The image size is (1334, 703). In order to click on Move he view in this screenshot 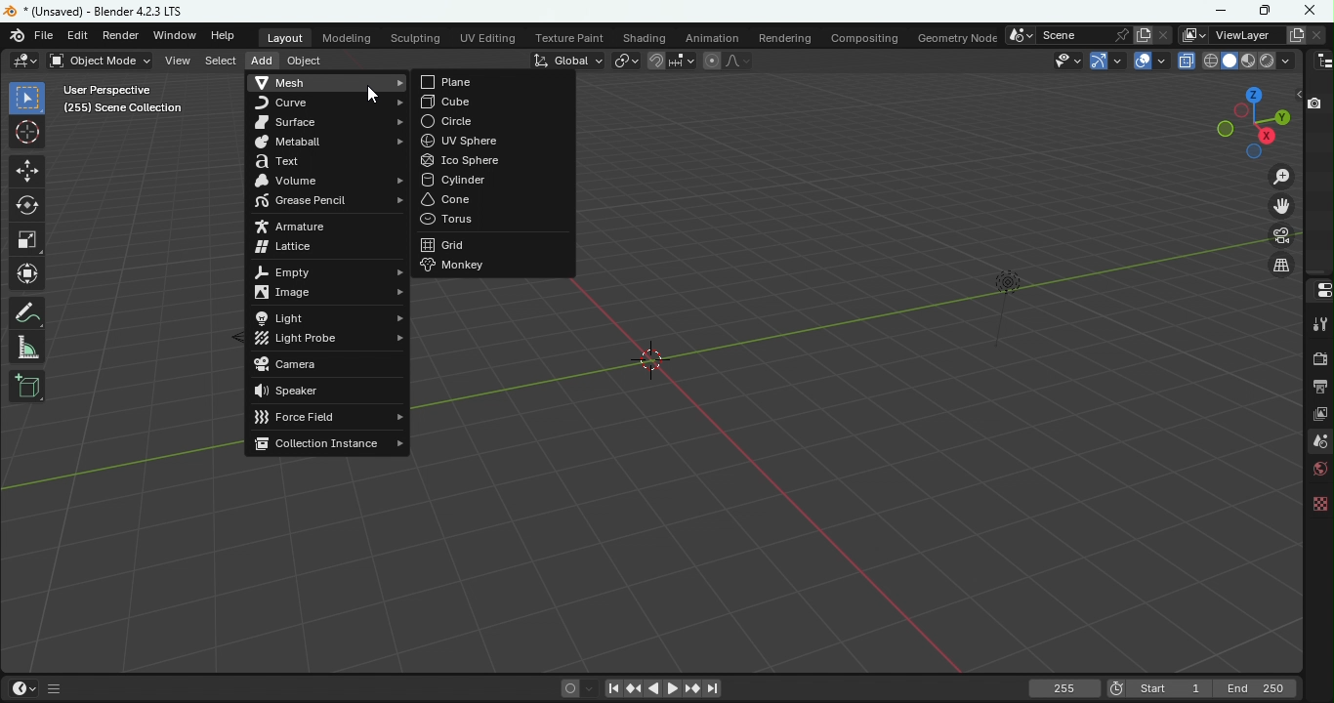, I will do `click(1282, 206)`.